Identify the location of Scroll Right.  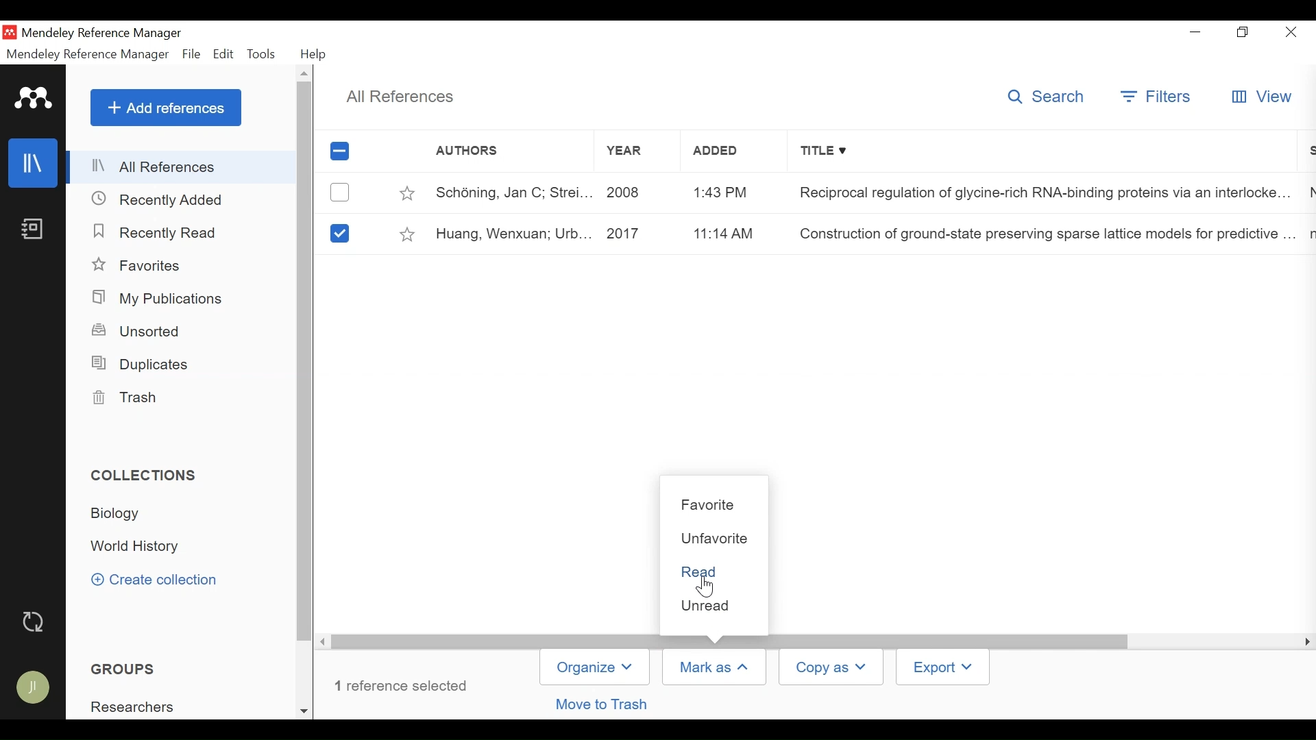
(1305, 643).